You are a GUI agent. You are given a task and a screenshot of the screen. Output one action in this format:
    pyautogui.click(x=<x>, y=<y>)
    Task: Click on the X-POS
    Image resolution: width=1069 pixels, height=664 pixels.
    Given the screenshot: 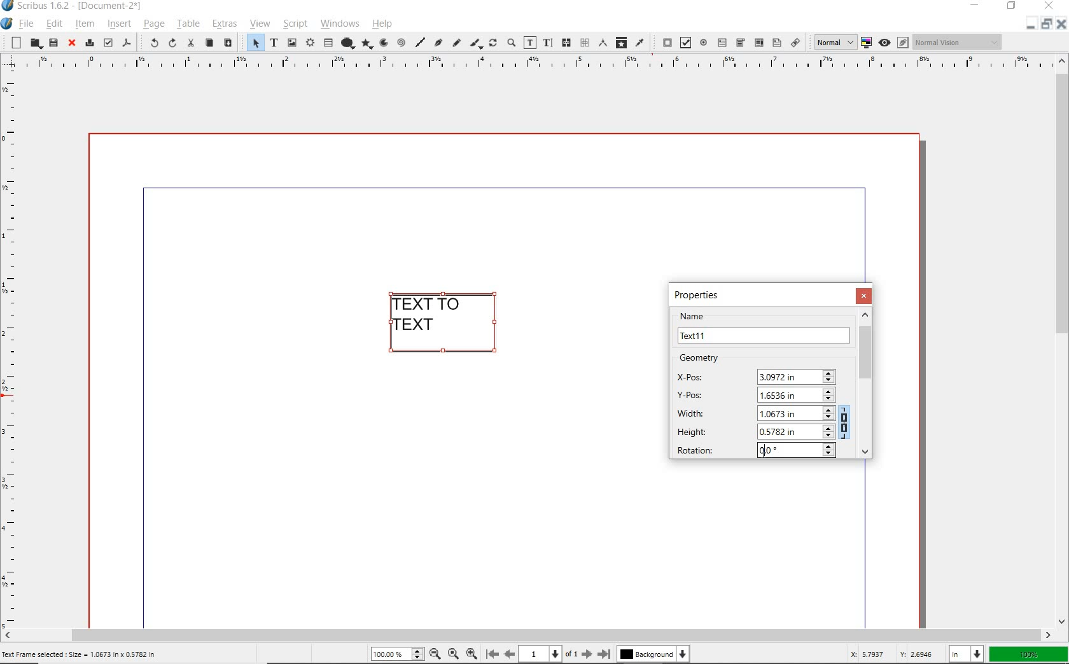 What is the action you would take?
    pyautogui.click(x=756, y=375)
    